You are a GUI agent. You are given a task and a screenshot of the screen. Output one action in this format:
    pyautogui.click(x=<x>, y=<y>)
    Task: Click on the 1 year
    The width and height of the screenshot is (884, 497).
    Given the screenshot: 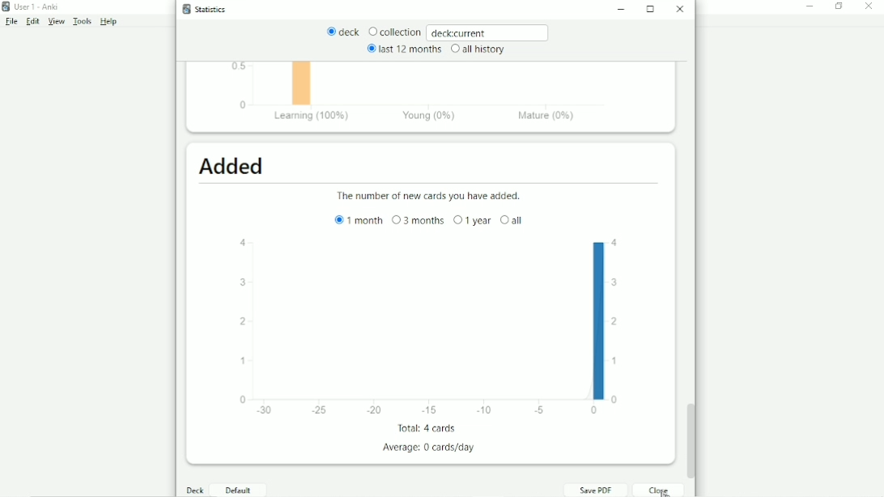 What is the action you would take?
    pyautogui.click(x=473, y=221)
    